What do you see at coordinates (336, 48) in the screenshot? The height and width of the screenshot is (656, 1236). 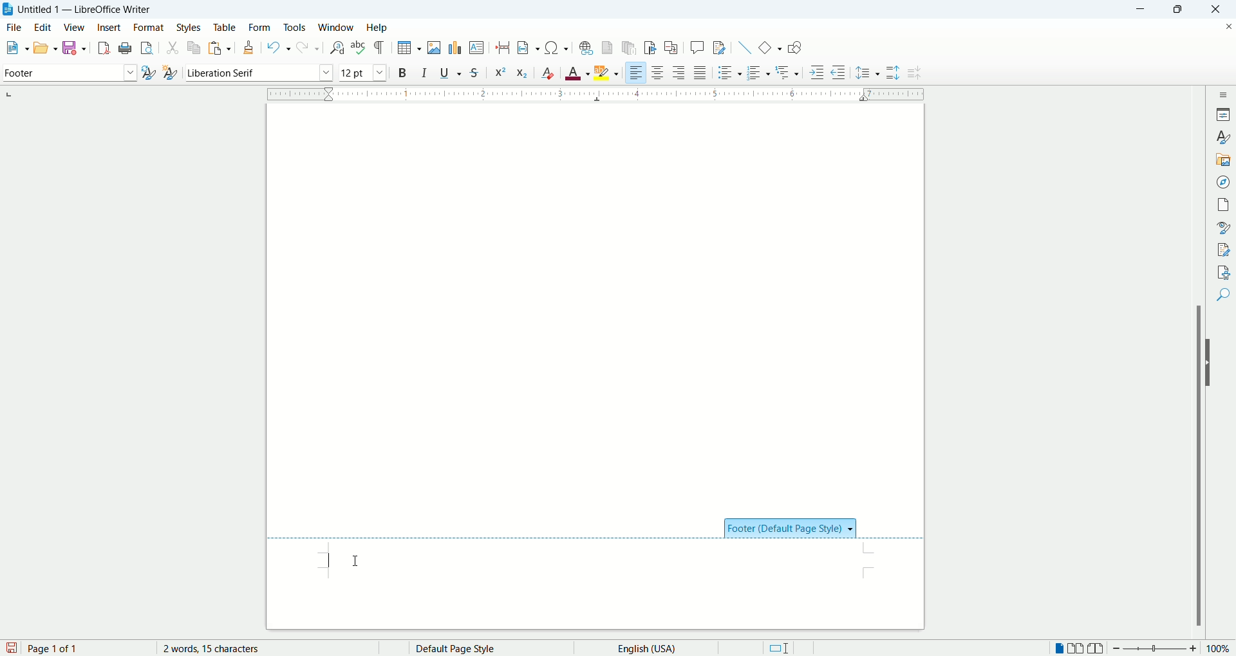 I see `find and replace` at bounding box center [336, 48].